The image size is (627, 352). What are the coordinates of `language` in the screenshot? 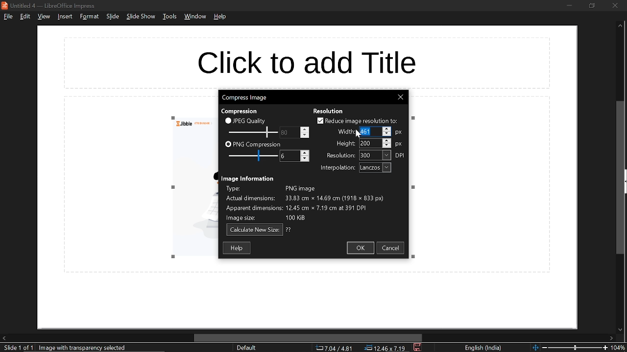 It's located at (484, 348).